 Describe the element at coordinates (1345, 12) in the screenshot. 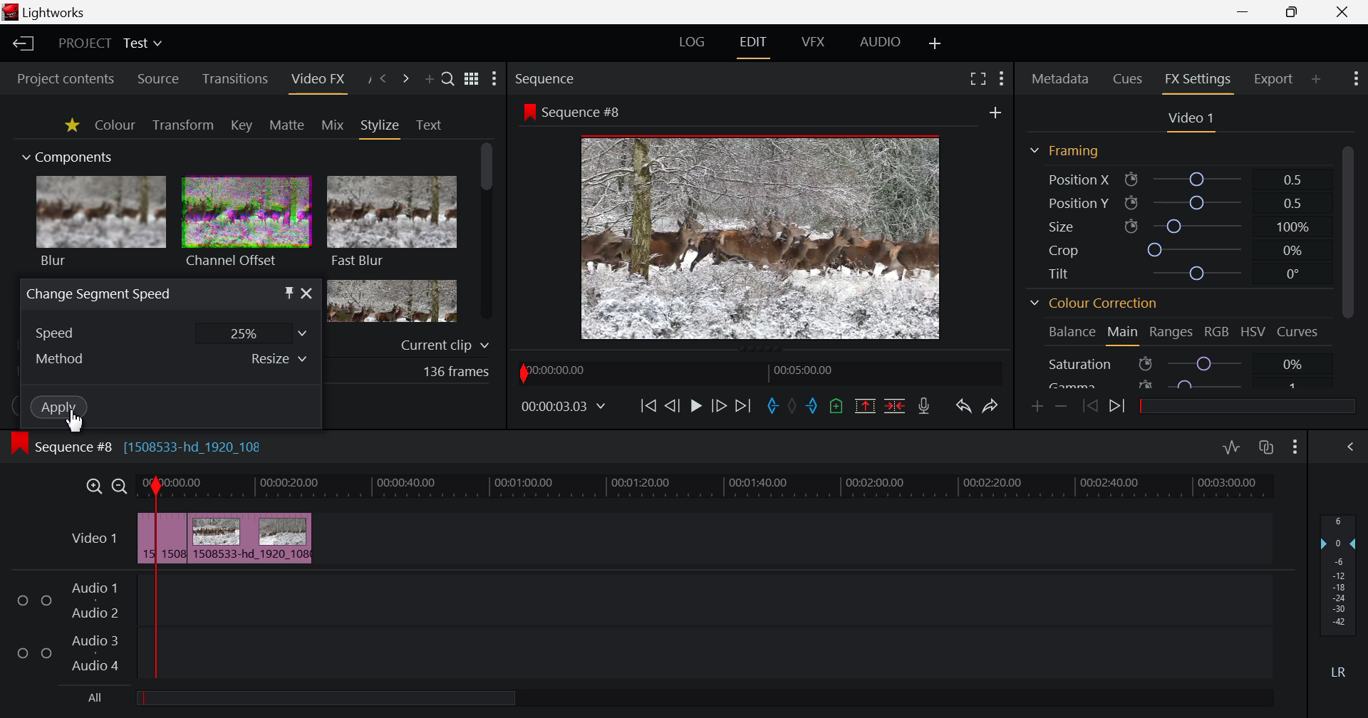

I see `Close` at that location.